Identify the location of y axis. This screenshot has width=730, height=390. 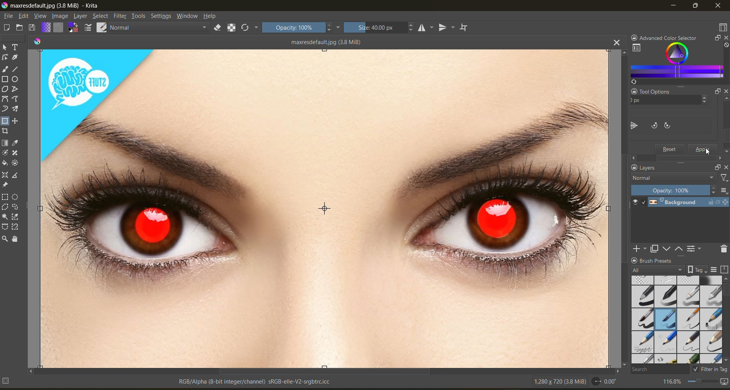
(680, 101).